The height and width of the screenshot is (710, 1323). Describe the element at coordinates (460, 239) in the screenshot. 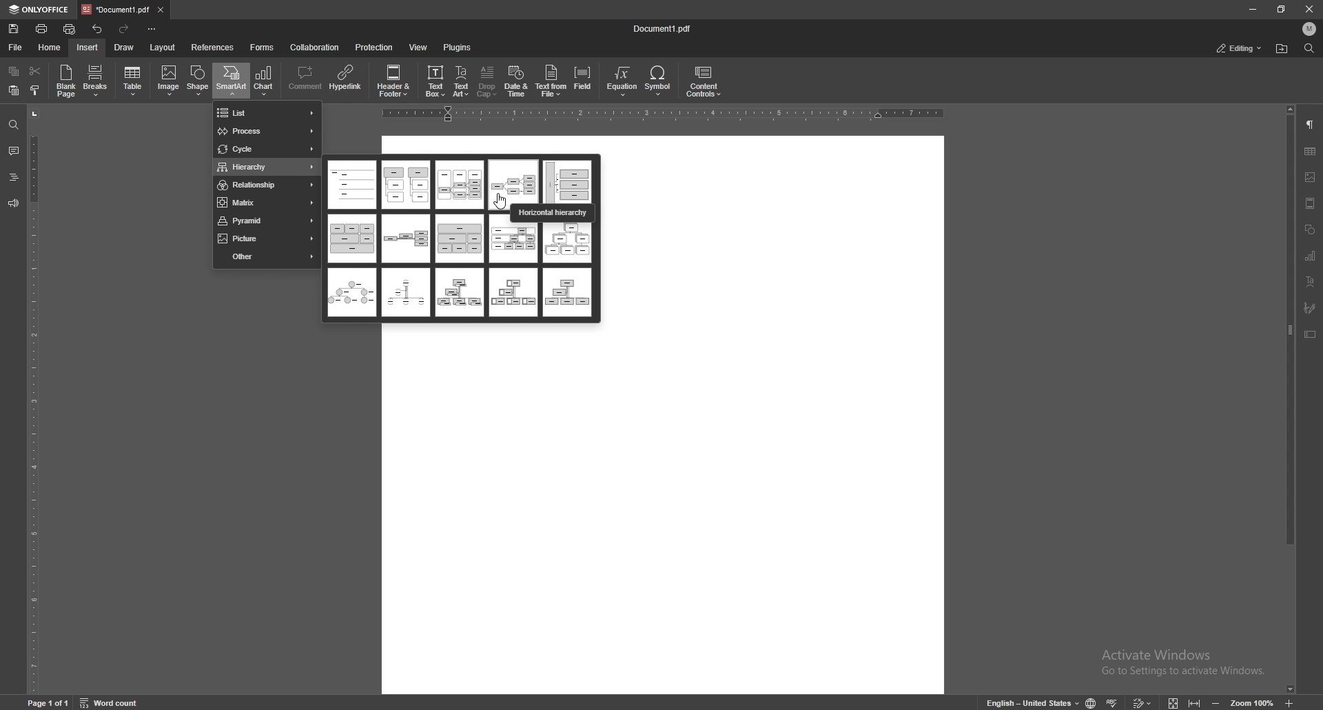

I see `hierarchy smart art` at that location.